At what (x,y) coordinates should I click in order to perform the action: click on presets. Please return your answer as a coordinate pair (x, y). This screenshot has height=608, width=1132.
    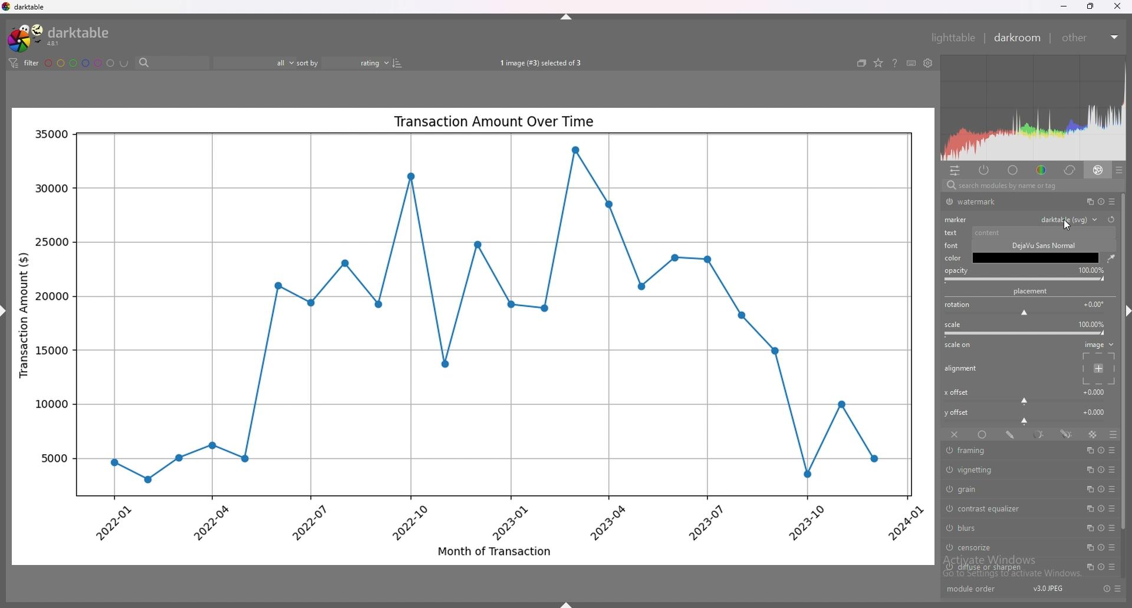
    Looking at the image, I should click on (1113, 490).